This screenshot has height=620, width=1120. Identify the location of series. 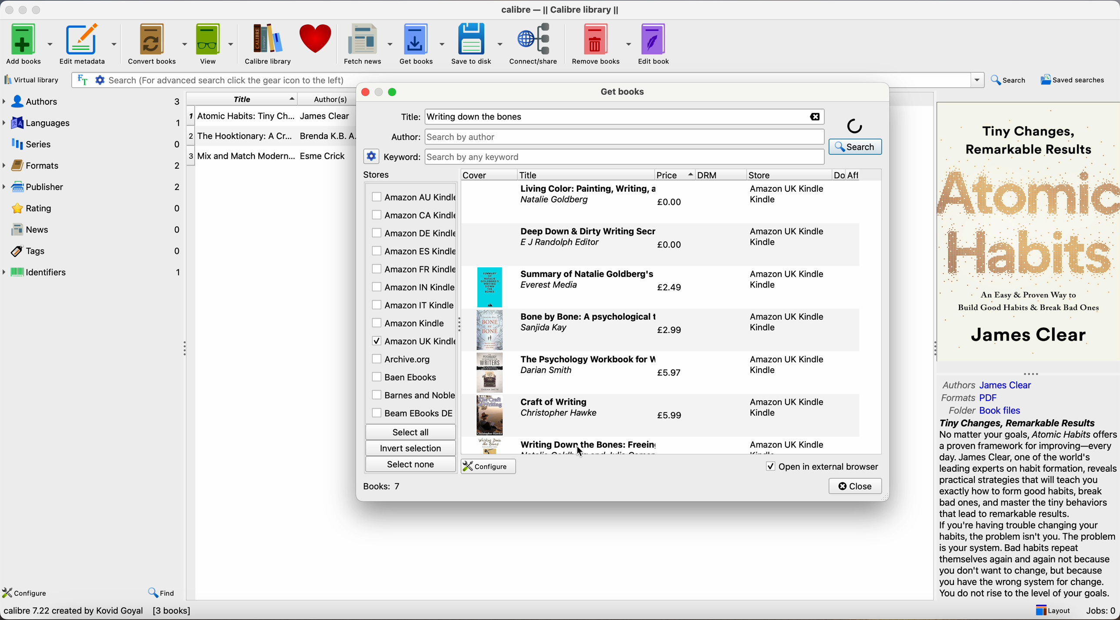
(93, 144).